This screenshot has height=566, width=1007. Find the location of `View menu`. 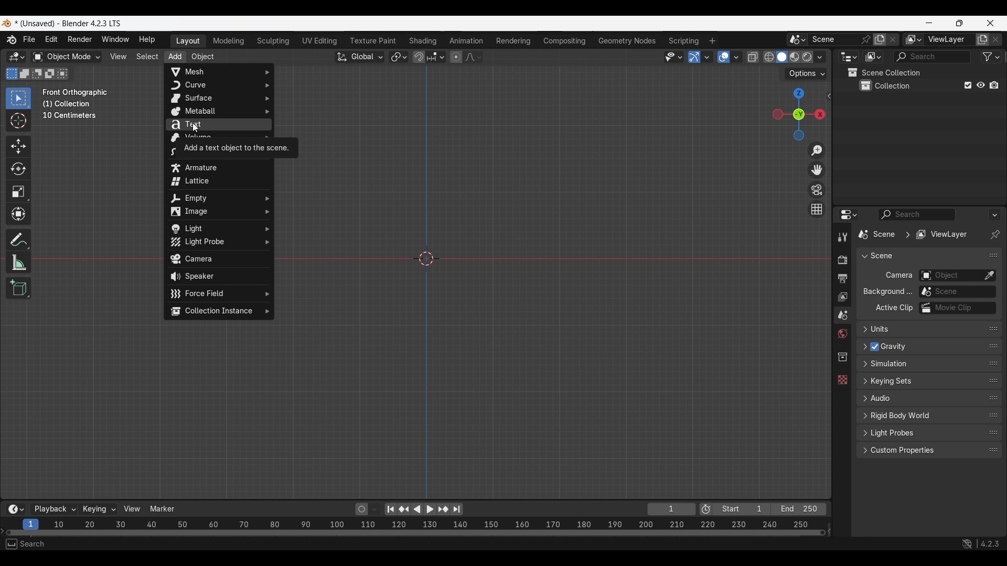

View menu is located at coordinates (117, 57).